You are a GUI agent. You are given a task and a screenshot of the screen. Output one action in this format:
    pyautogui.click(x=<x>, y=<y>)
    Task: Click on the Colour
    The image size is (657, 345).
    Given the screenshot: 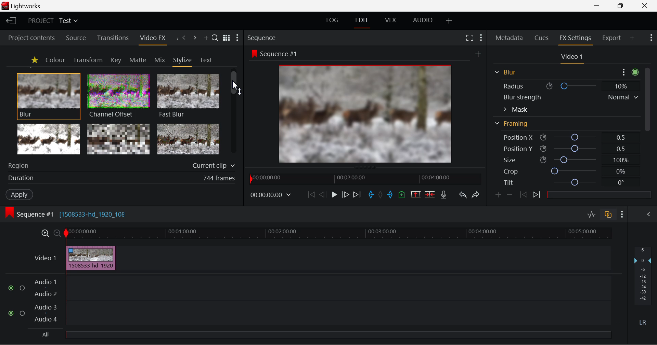 What is the action you would take?
    pyautogui.click(x=55, y=60)
    